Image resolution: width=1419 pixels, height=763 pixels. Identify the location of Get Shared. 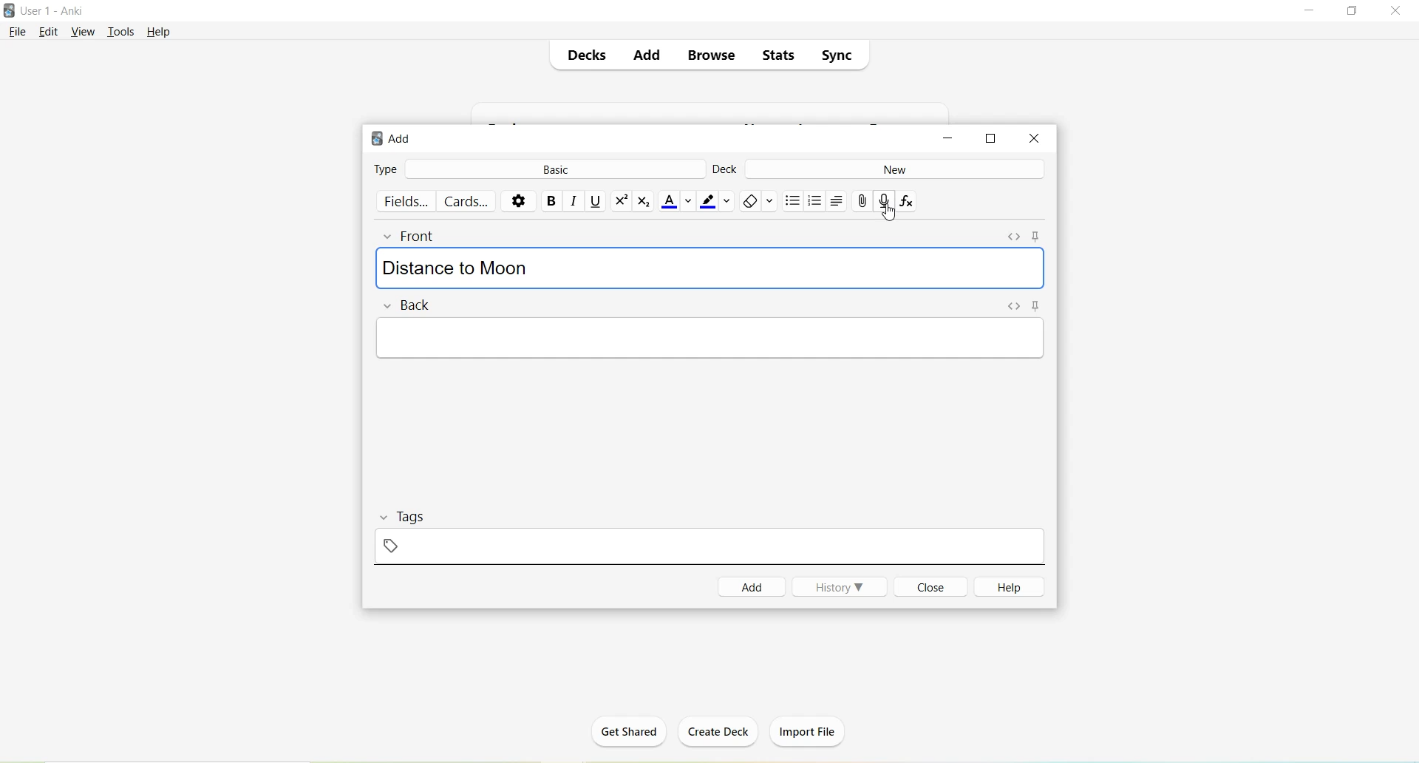
(629, 736).